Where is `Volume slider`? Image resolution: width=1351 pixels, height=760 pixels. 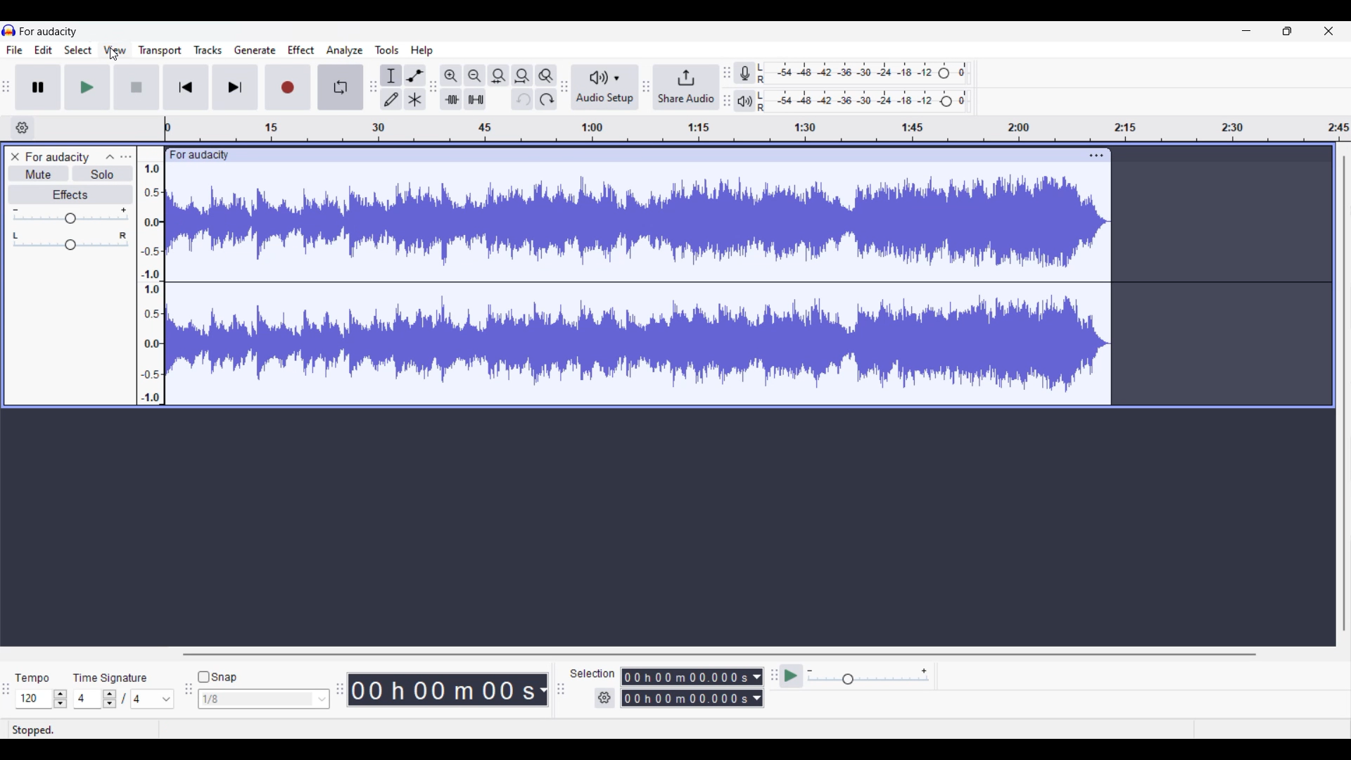
Volume slider is located at coordinates (72, 215).